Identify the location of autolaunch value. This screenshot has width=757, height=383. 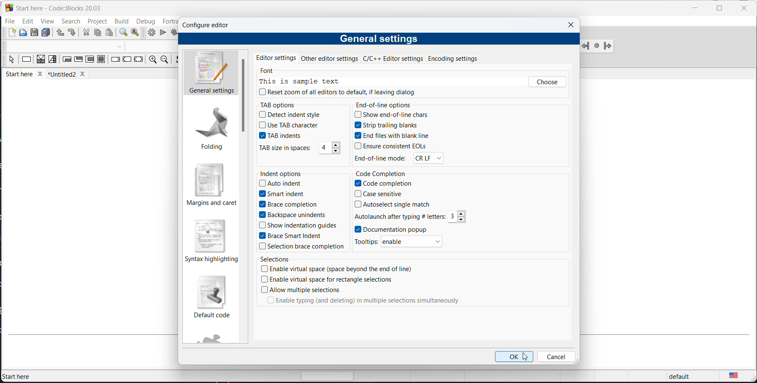
(453, 216).